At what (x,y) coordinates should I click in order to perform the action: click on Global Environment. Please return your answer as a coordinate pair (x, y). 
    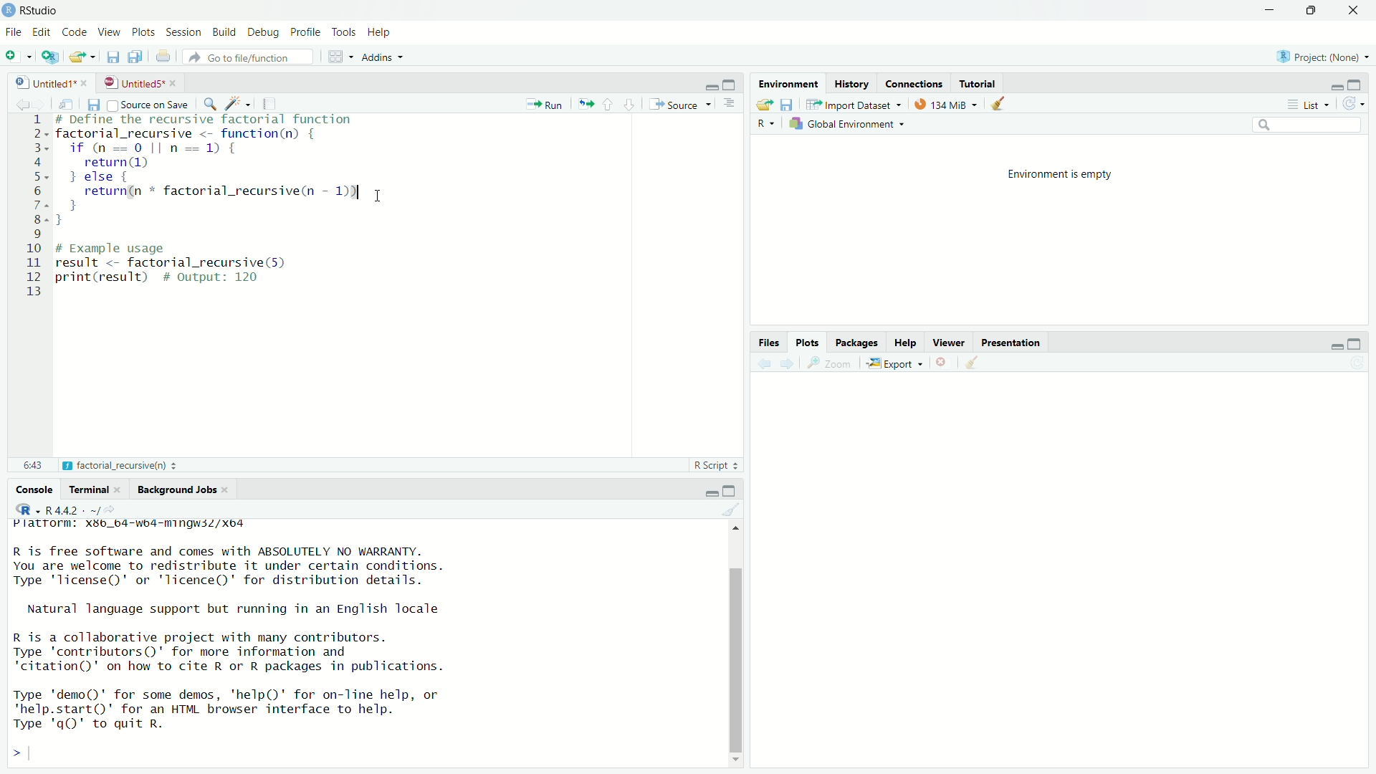
    Looking at the image, I should click on (851, 125).